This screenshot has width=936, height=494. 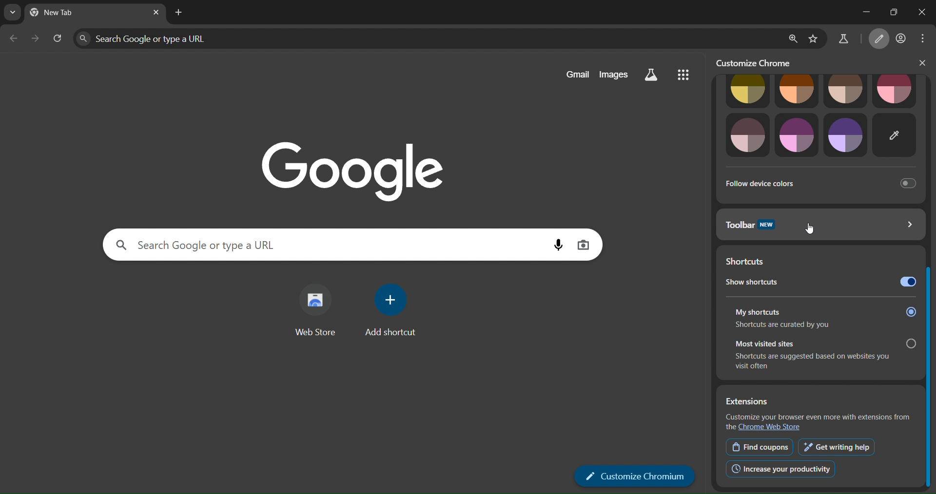 I want to click on theme, so click(x=799, y=90).